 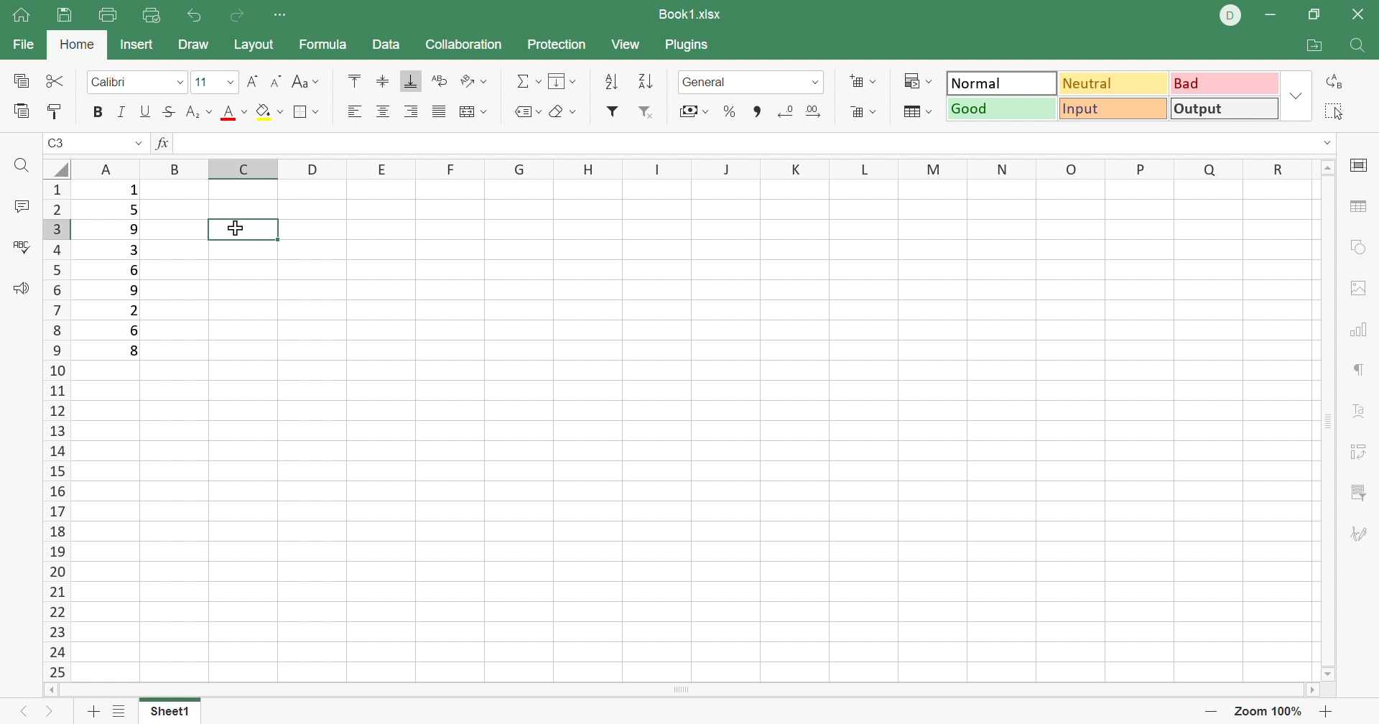 I want to click on Insert, so click(x=136, y=45).